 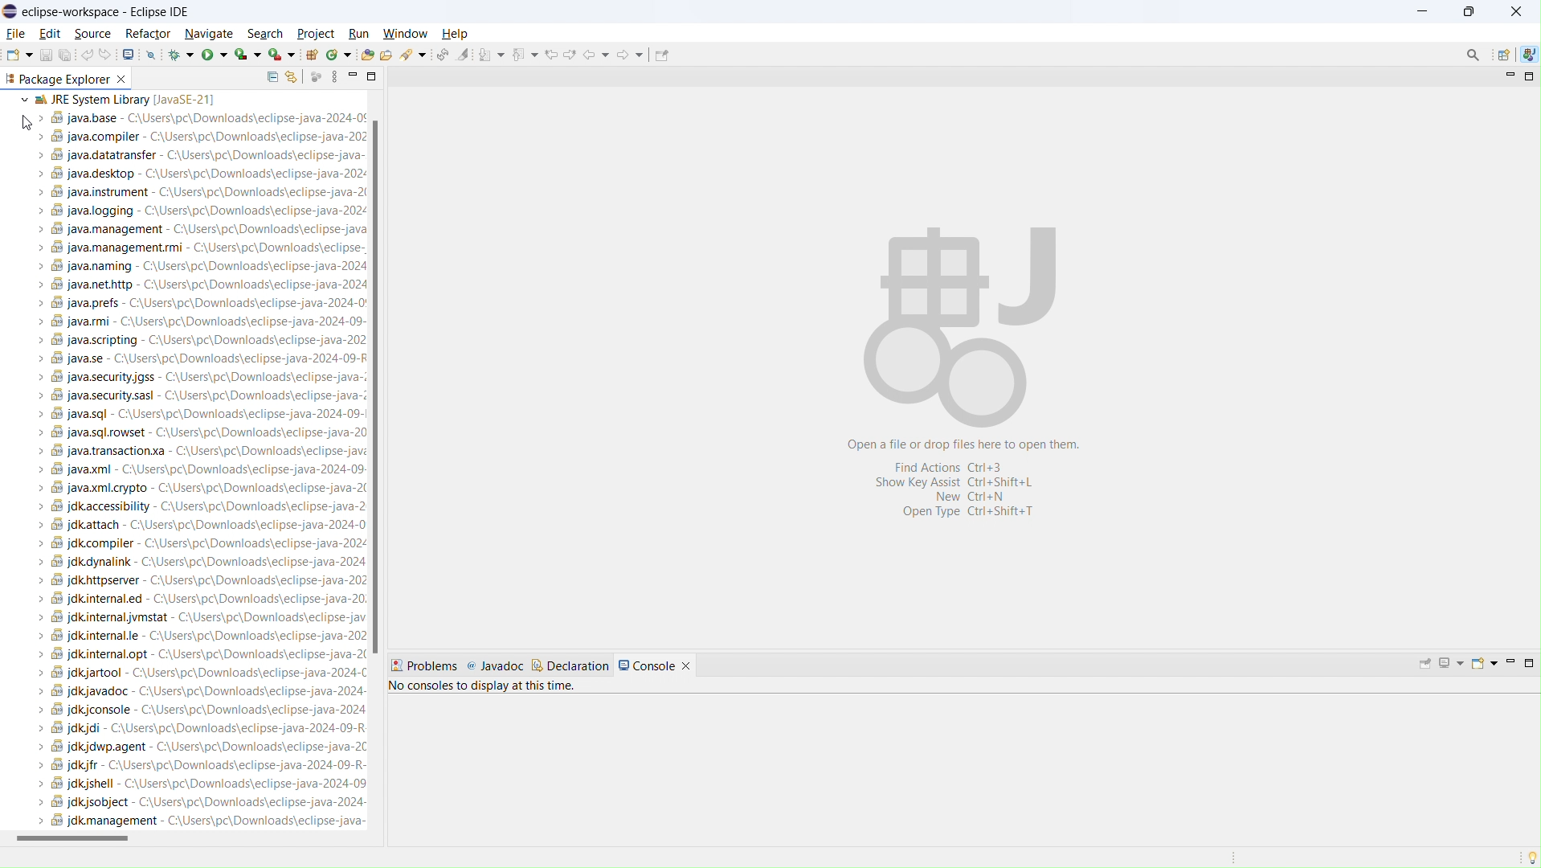 I want to click on maximize, so click(x=372, y=76).